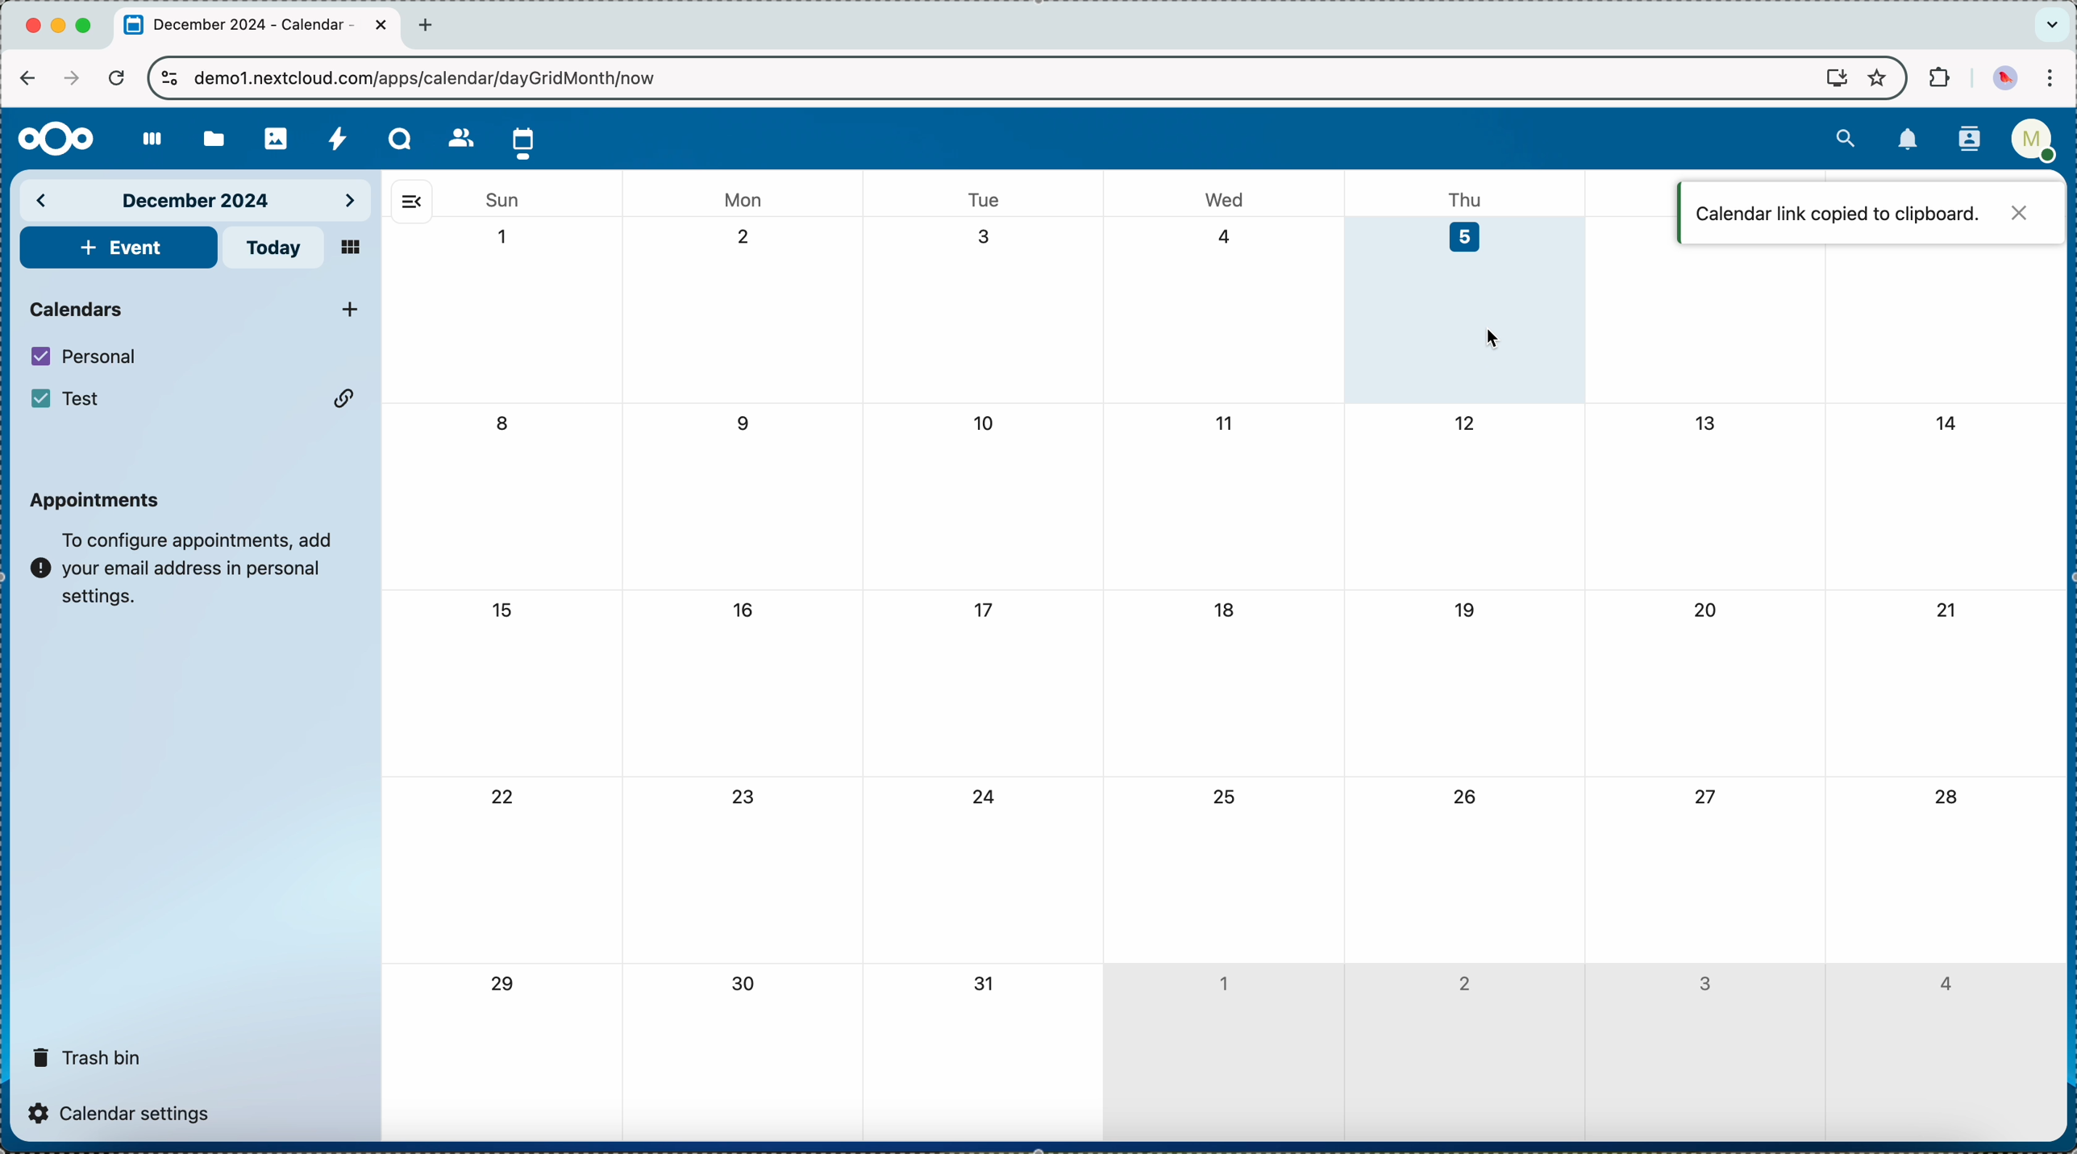 The height and width of the screenshot is (1154, 2077). I want to click on Nextcloud logo, so click(49, 140).